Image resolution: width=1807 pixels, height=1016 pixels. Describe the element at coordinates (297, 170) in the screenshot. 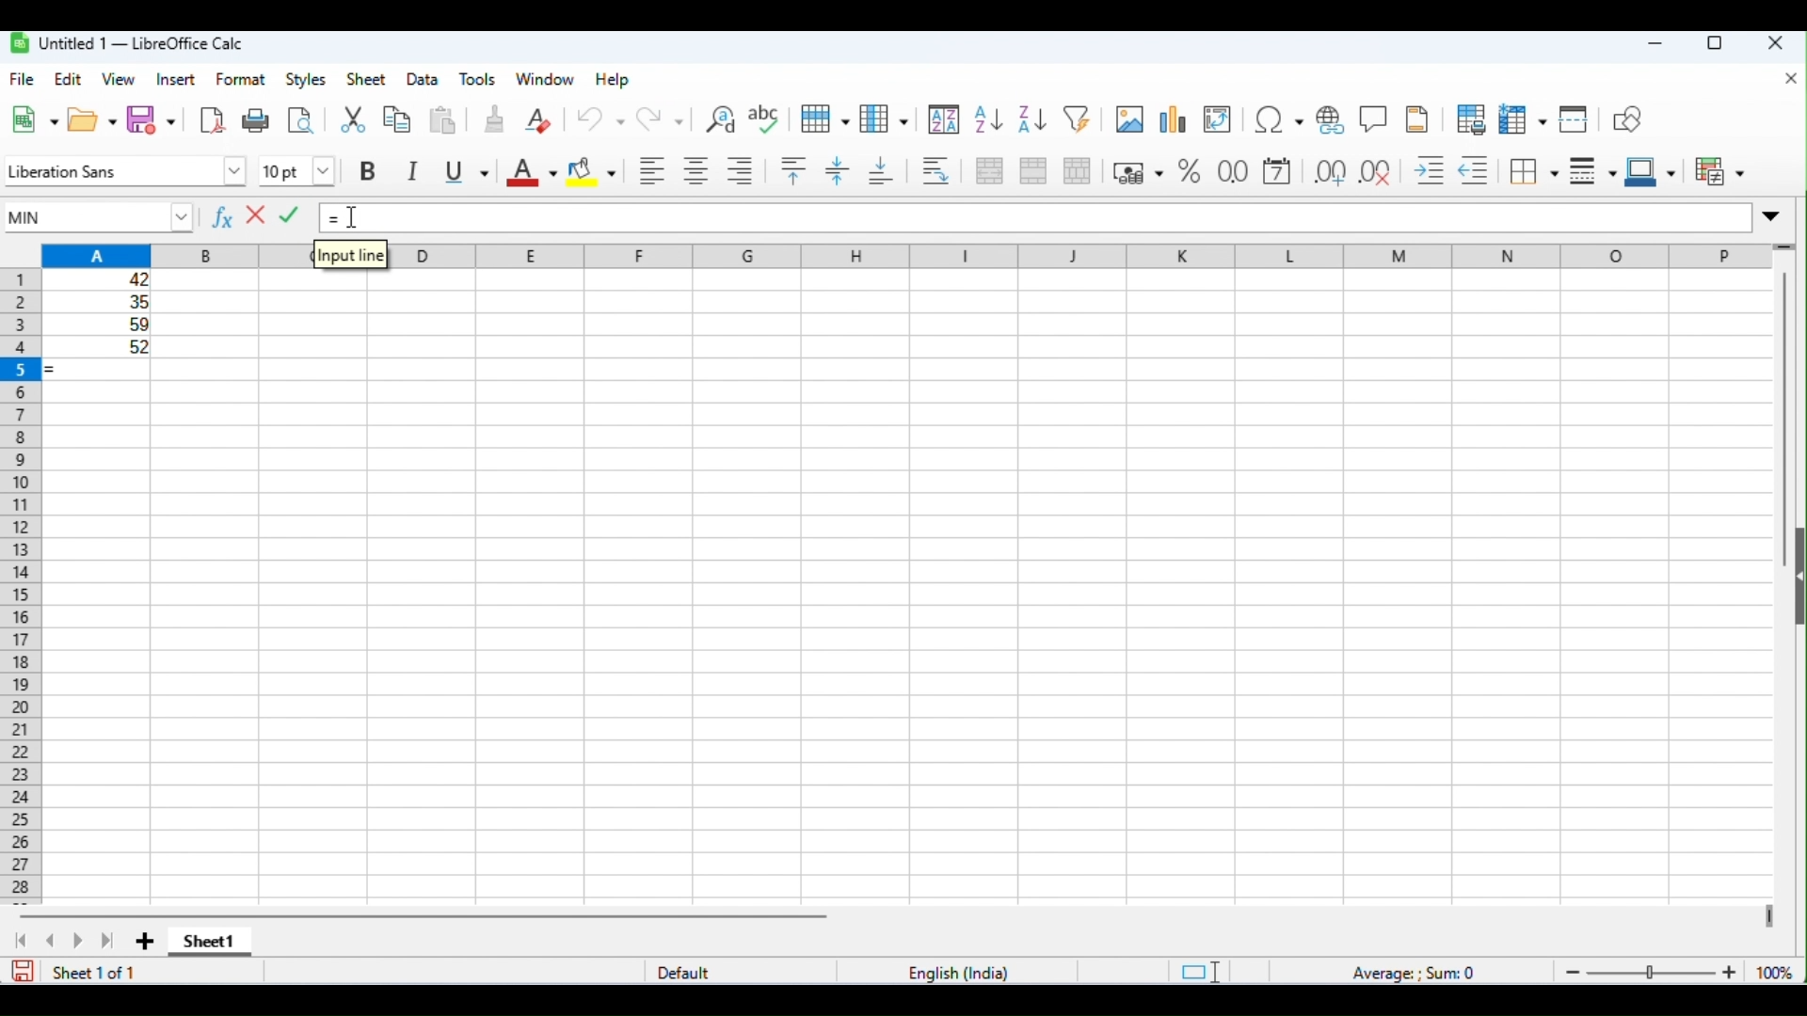

I see `font size` at that location.